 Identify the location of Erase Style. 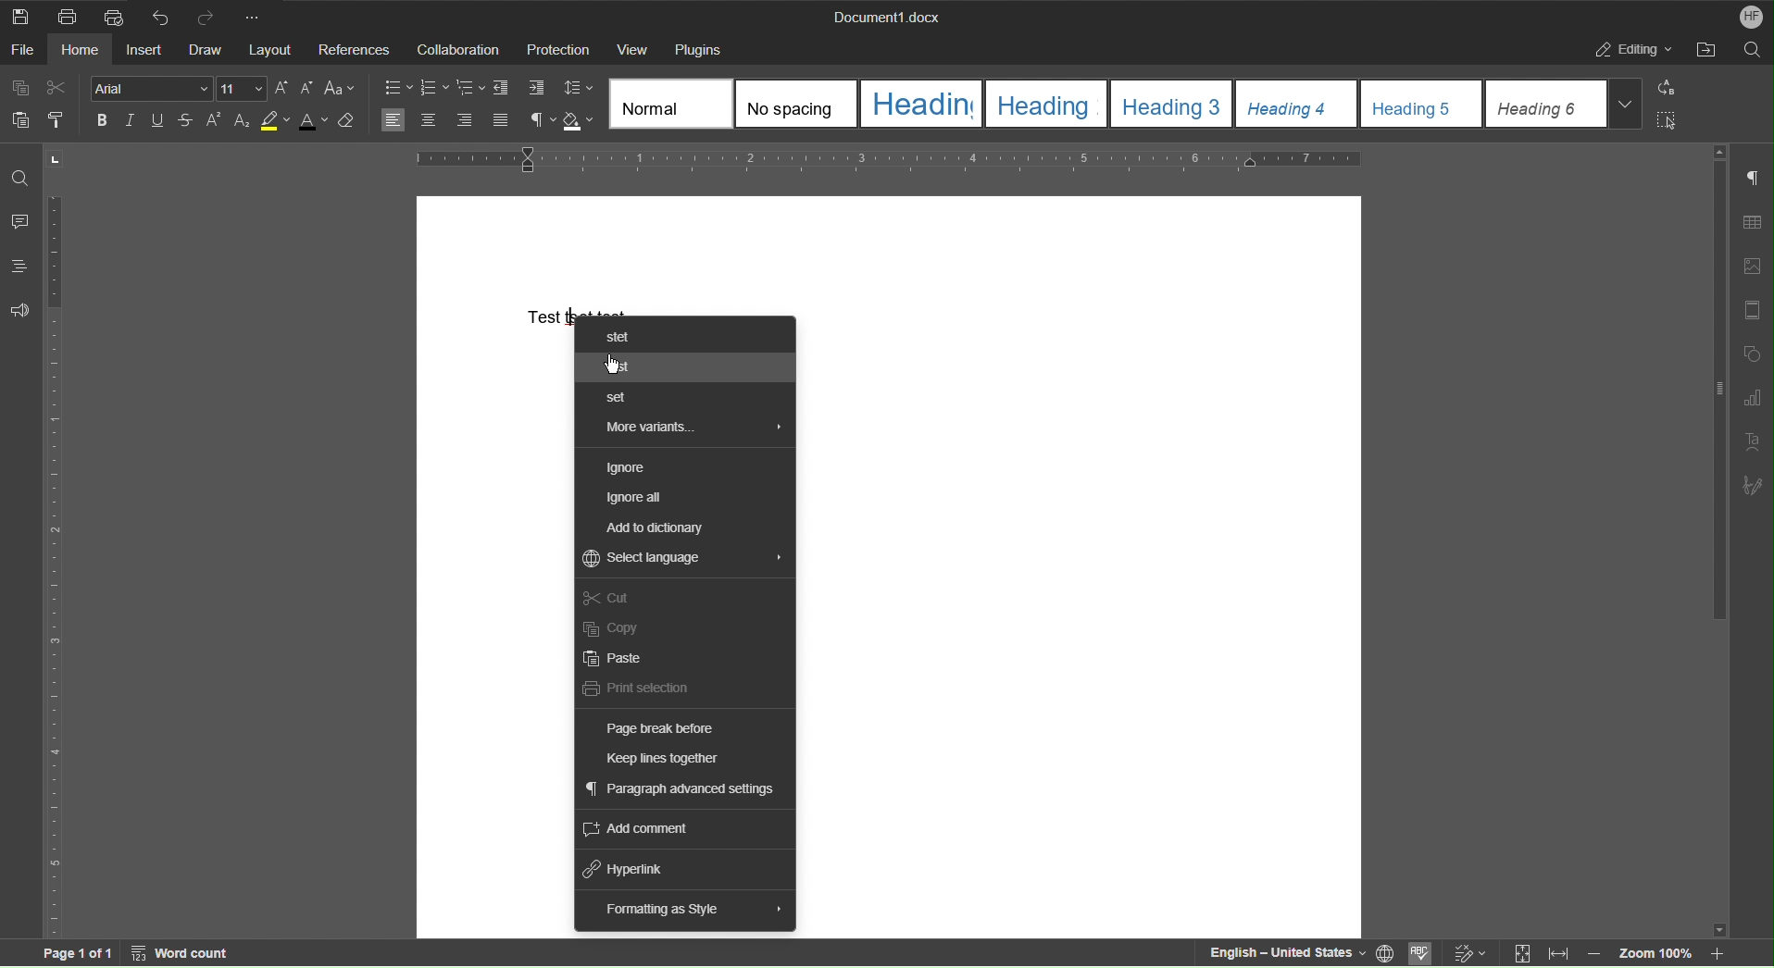
(347, 123).